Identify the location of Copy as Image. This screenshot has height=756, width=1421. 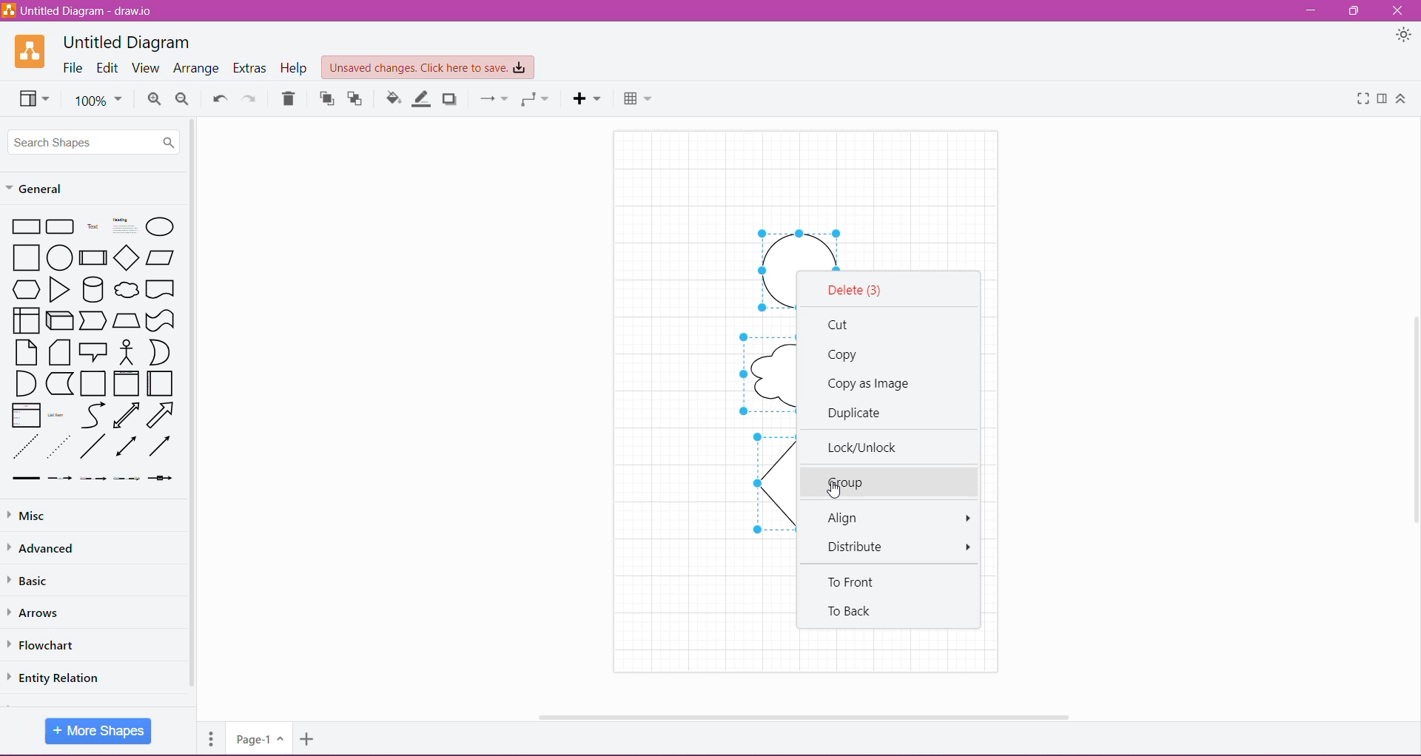
(871, 384).